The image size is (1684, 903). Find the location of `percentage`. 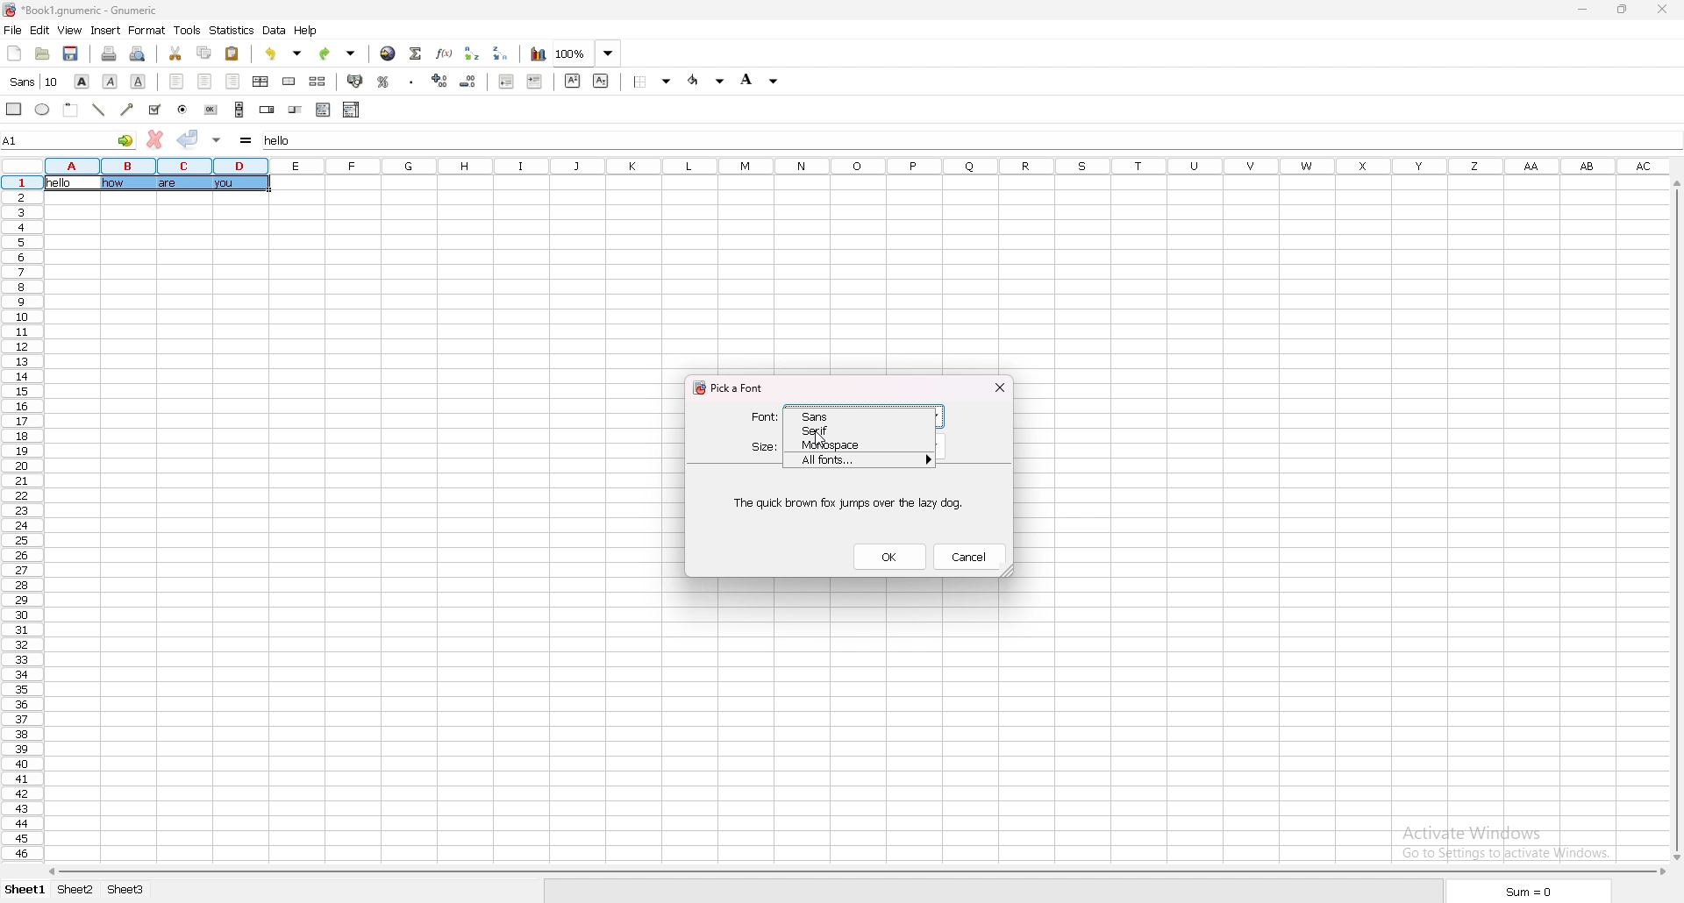

percentage is located at coordinates (385, 81).